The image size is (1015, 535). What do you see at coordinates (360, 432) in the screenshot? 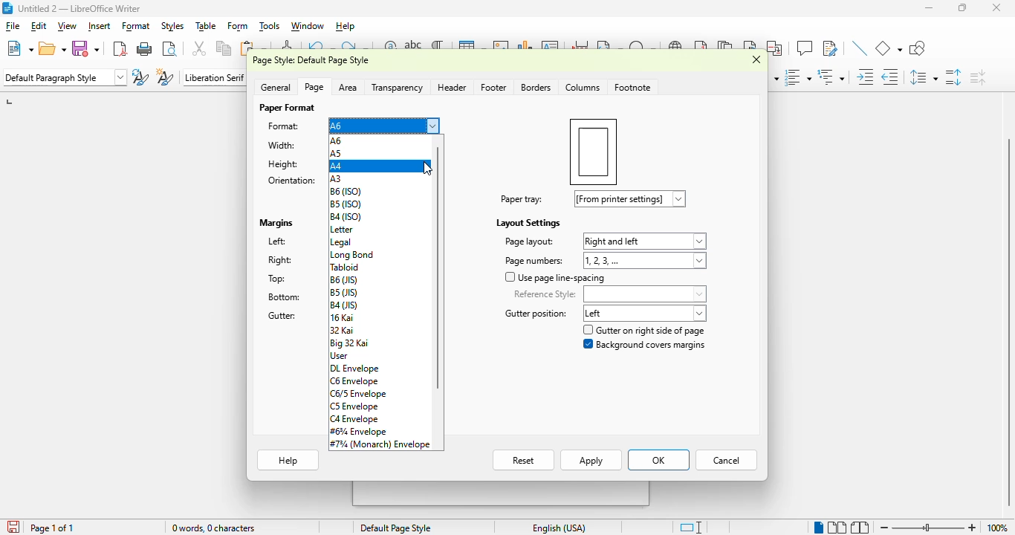
I see `#6¾ envelope` at bounding box center [360, 432].